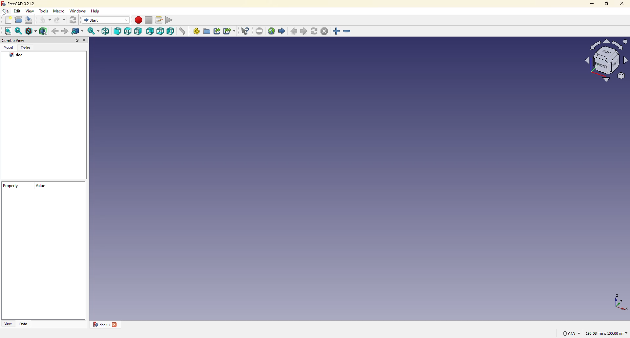 This screenshot has height=338, width=630. What do you see at coordinates (44, 30) in the screenshot?
I see `bounding box` at bounding box center [44, 30].